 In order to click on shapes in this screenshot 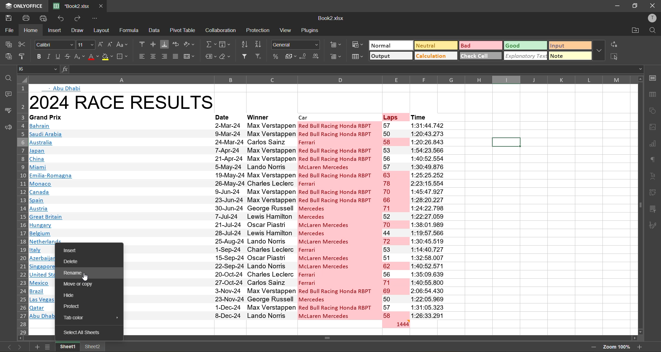, I will do `click(653, 110)`.